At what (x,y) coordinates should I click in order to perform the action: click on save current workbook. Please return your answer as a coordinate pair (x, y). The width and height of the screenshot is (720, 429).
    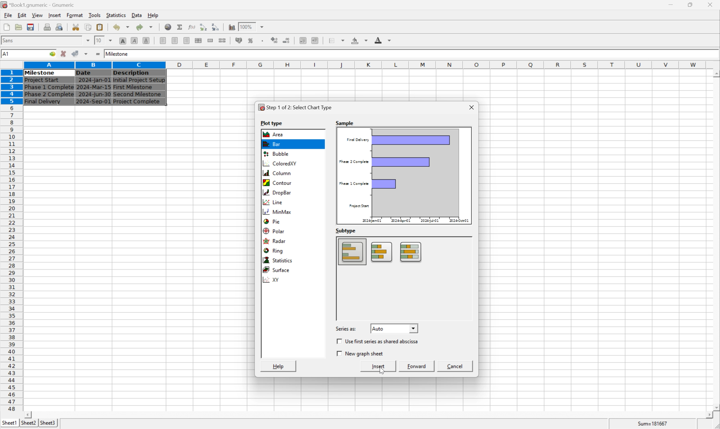
    Looking at the image, I should click on (31, 27).